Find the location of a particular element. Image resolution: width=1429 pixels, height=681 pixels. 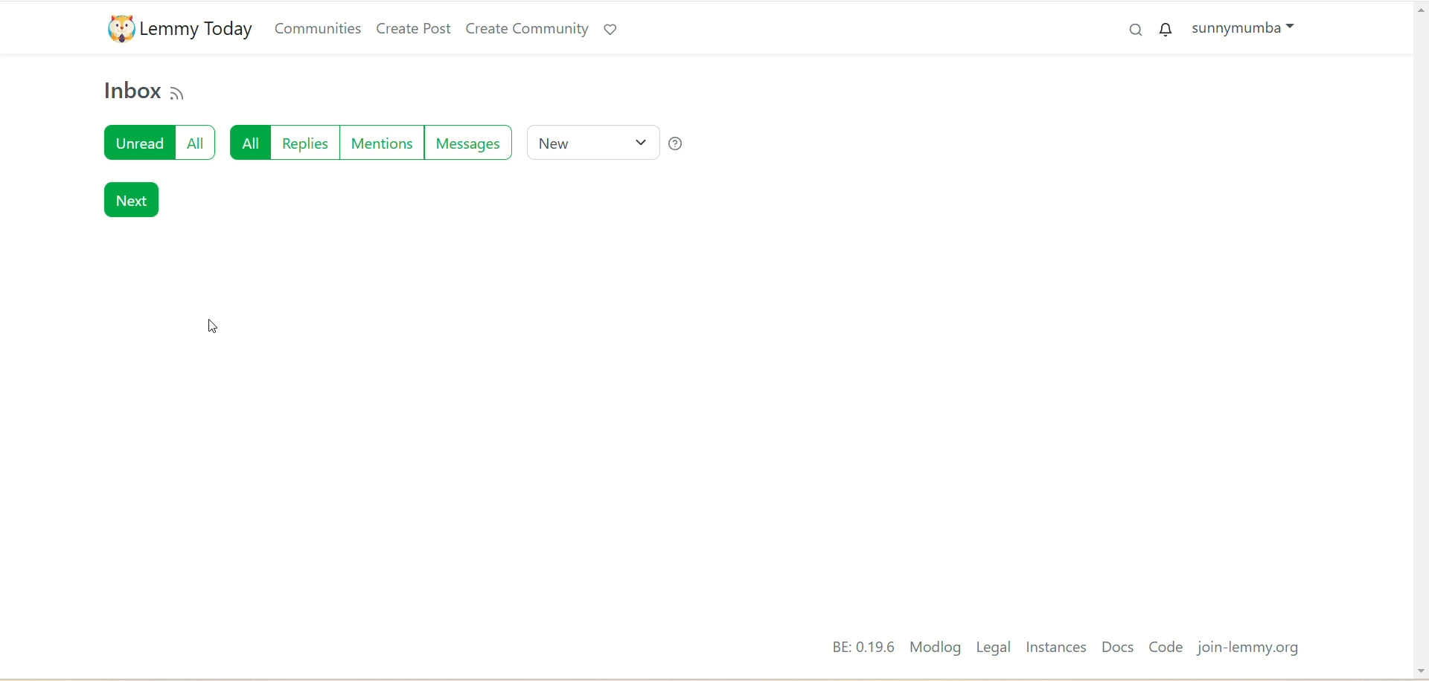

No notification pending to read is located at coordinates (409, 256).